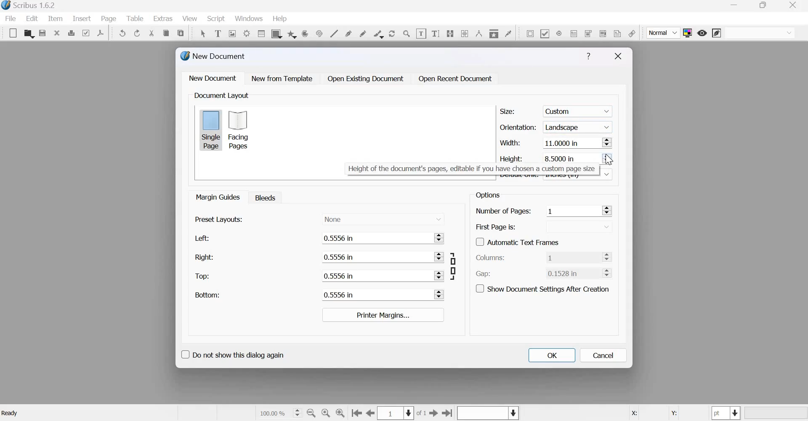 The image size is (808, 421). Describe the element at coordinates (508, 32) in the screenshot. I see `Eye dropper` at that location.